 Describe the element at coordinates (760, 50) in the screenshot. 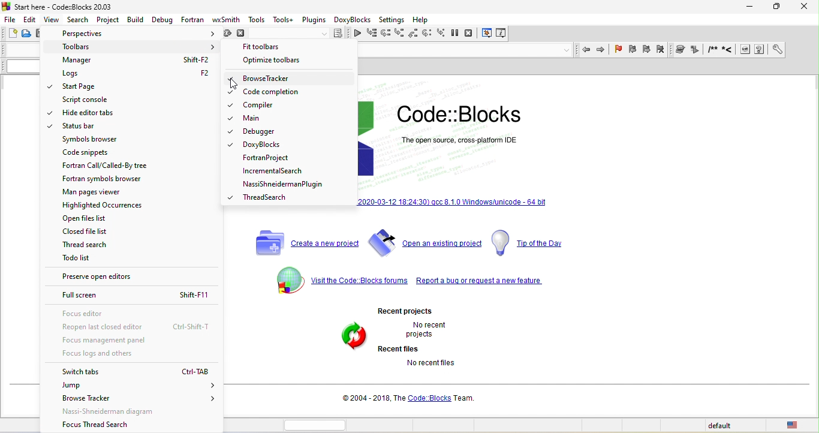

I see `run chm` at that location.